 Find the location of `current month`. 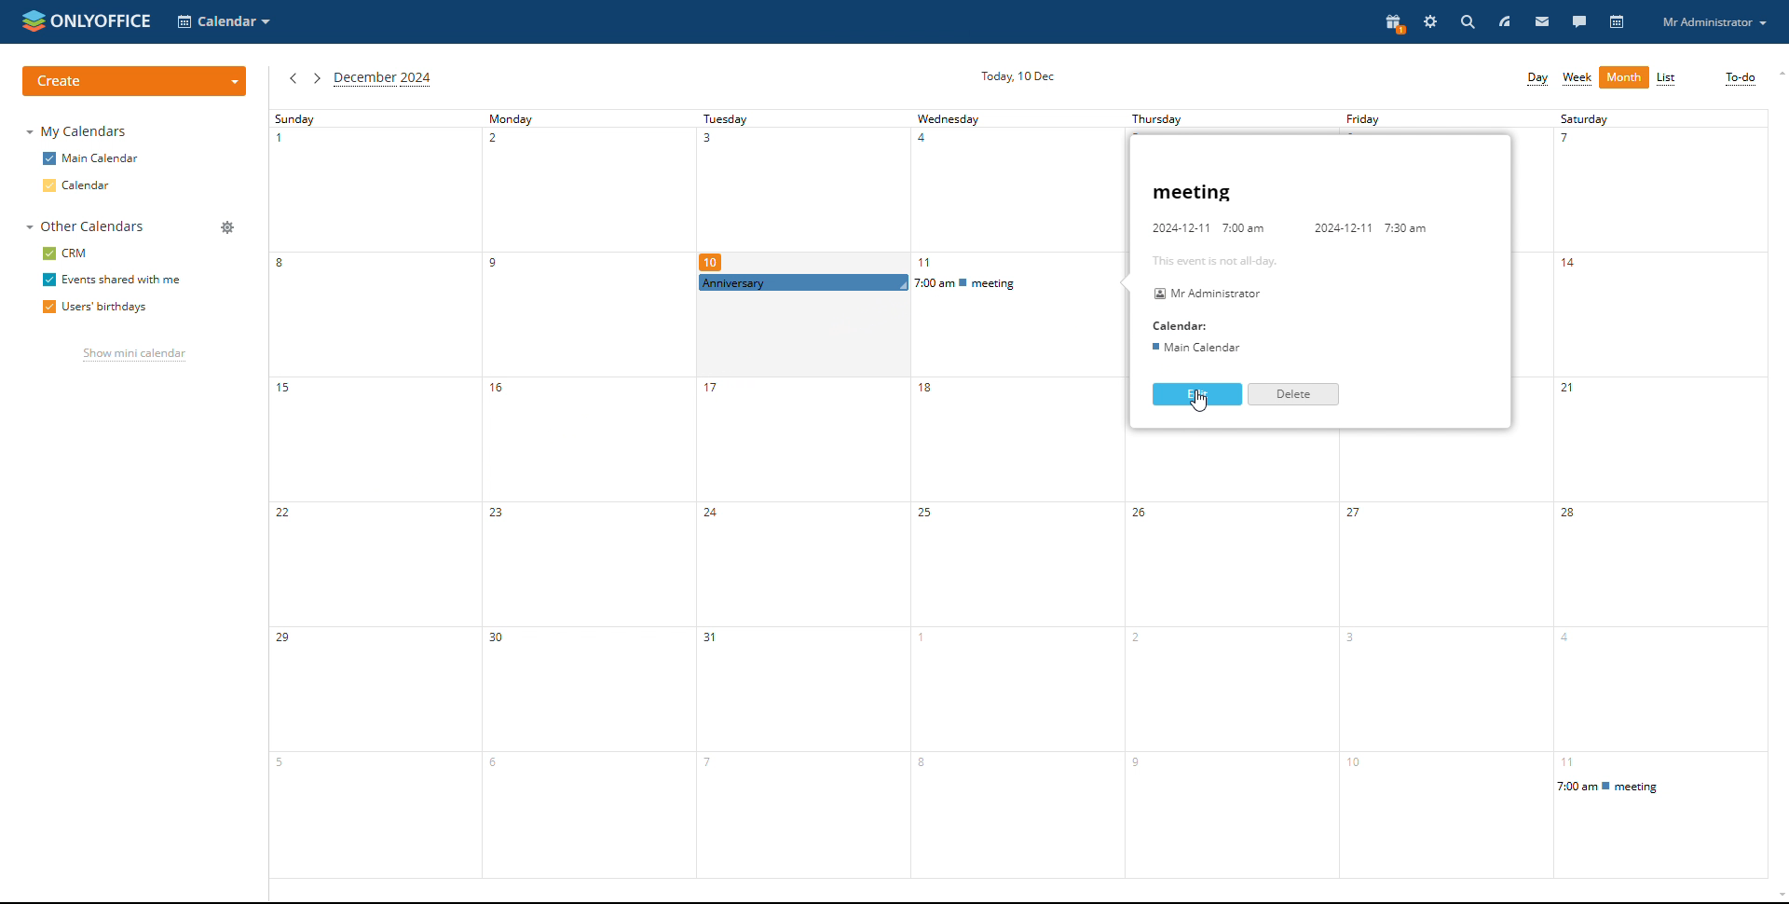

current month is located at coordinates (385, 80).